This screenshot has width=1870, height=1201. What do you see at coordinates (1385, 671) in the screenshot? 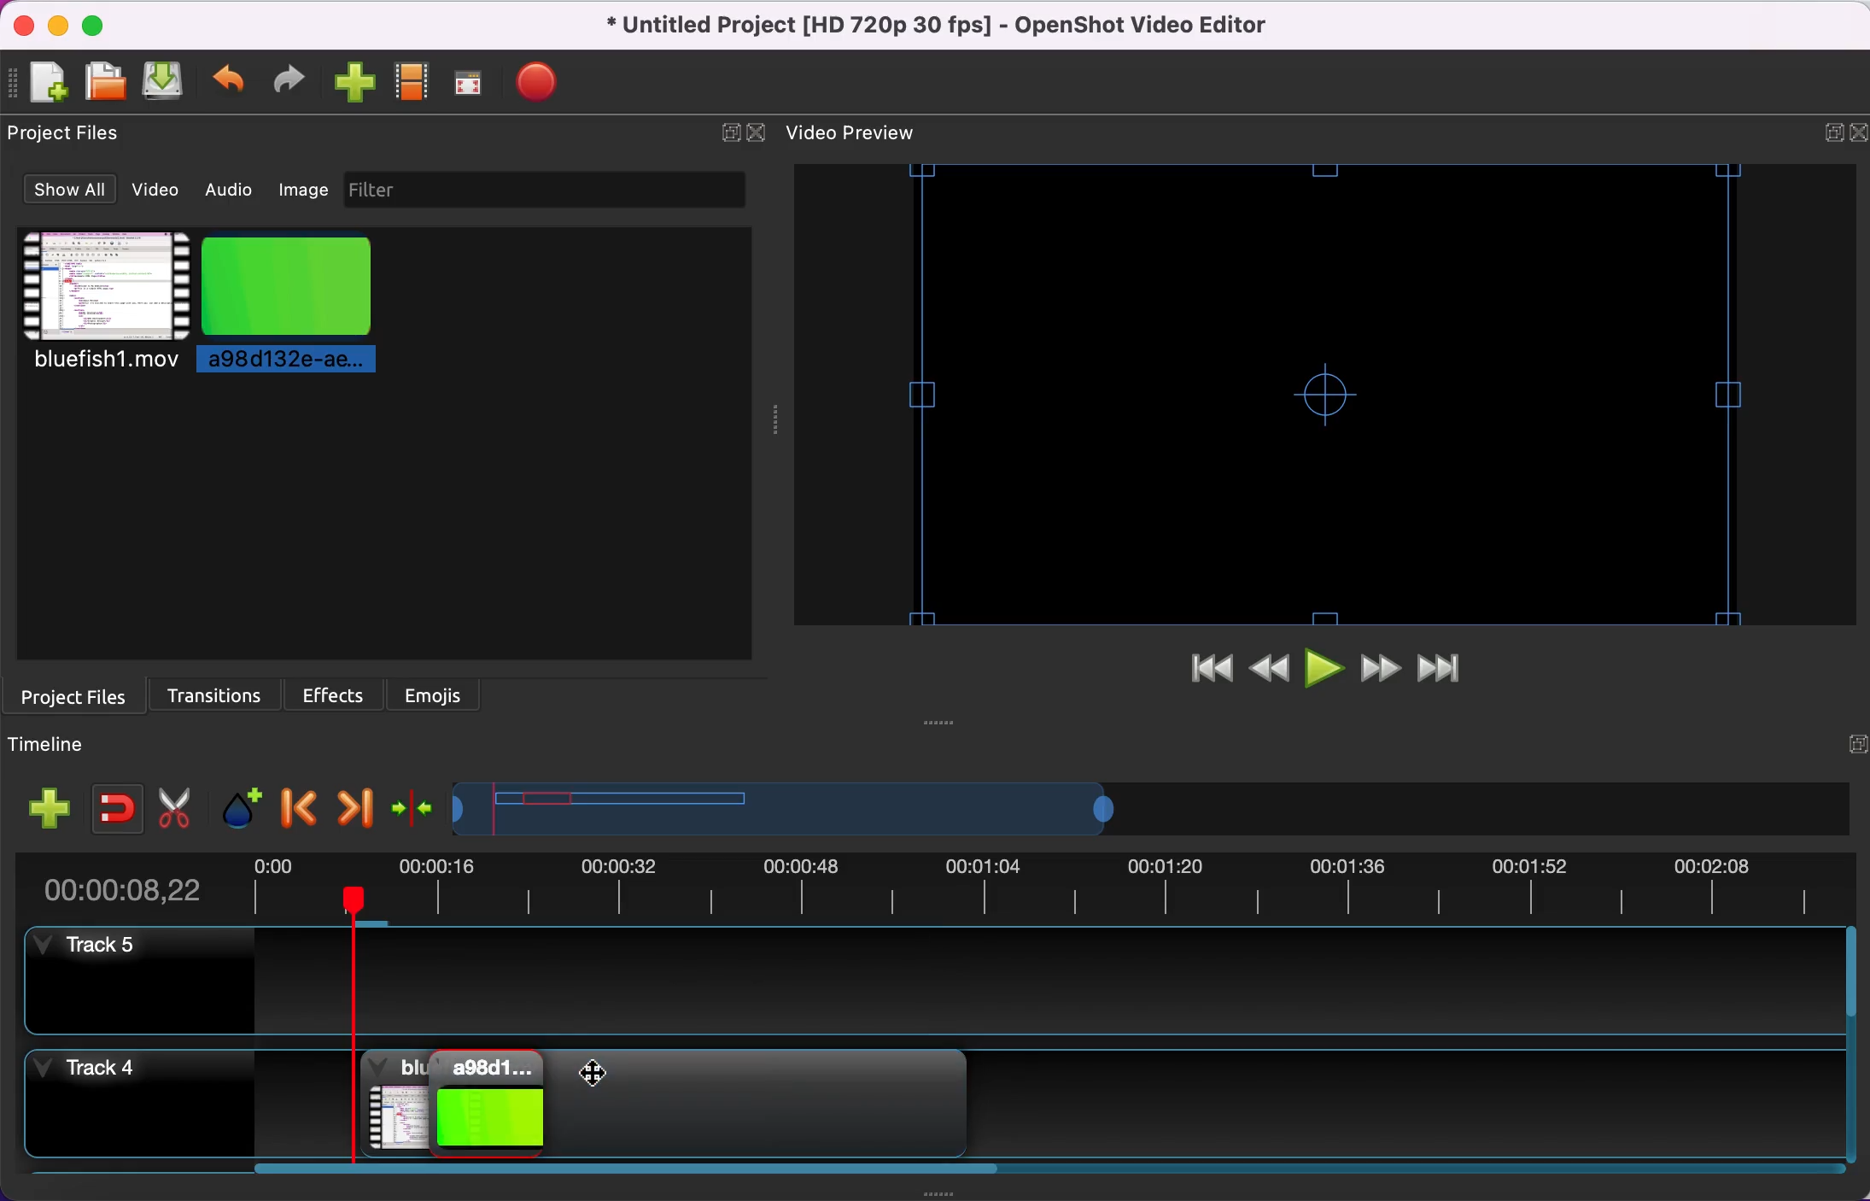
I see `fast forward` at bounding box center [1385, 671].